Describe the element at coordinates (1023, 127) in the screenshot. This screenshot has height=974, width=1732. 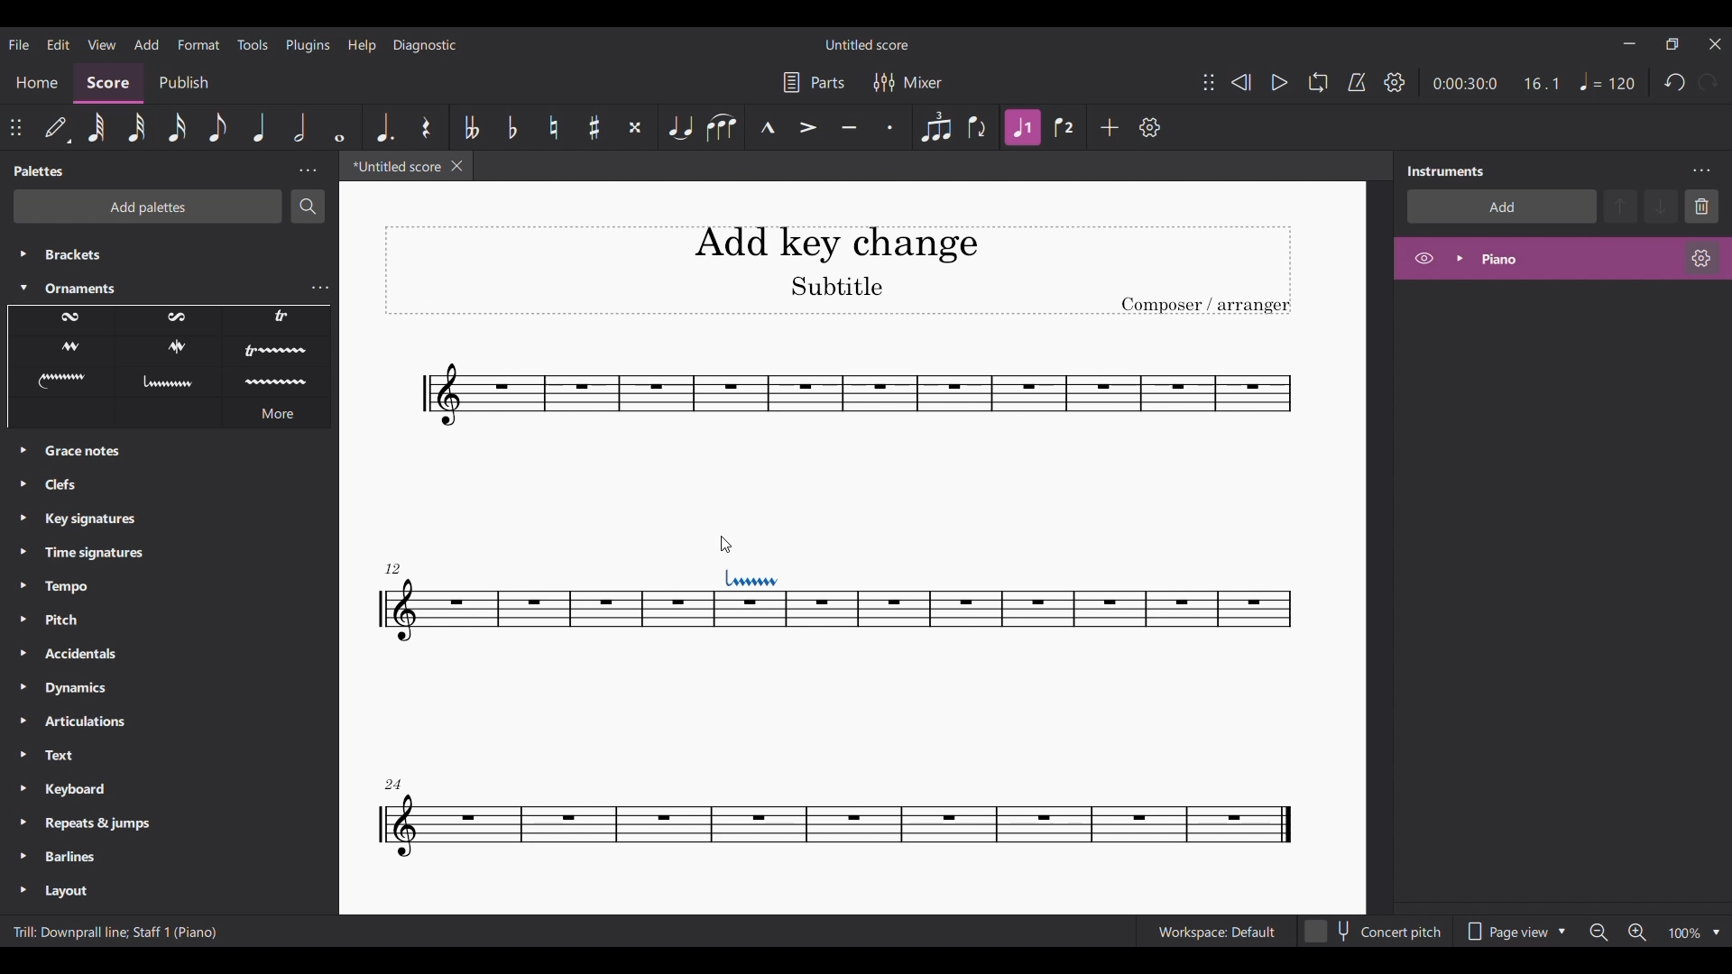
I see `Highlighted due to current selection` at that location.